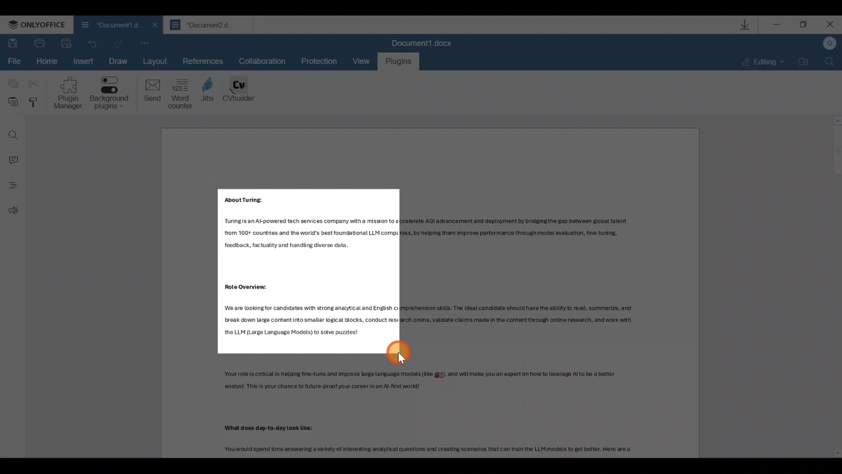 Image resolution: width=842 pixels, height=474 pixels. What do you see at coordinates (260, 60) in the screenshot?
I see `Collaboration` at bounding box center [260, 60].